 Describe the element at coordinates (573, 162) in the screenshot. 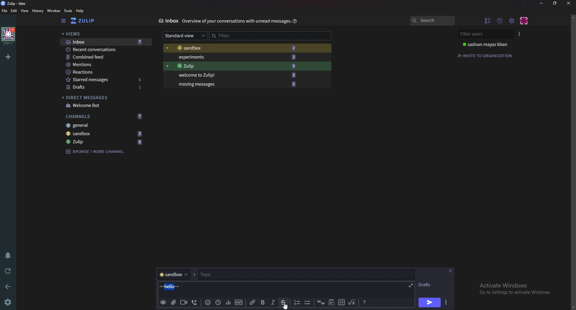

I see `scroll bar` at that location.